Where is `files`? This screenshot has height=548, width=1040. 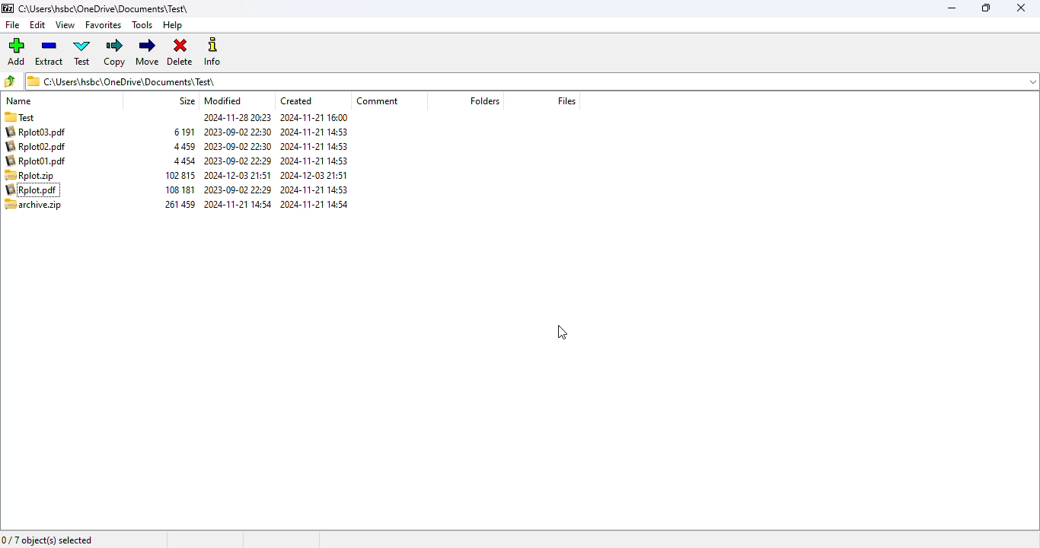 files is located at coordinates (566, 100).